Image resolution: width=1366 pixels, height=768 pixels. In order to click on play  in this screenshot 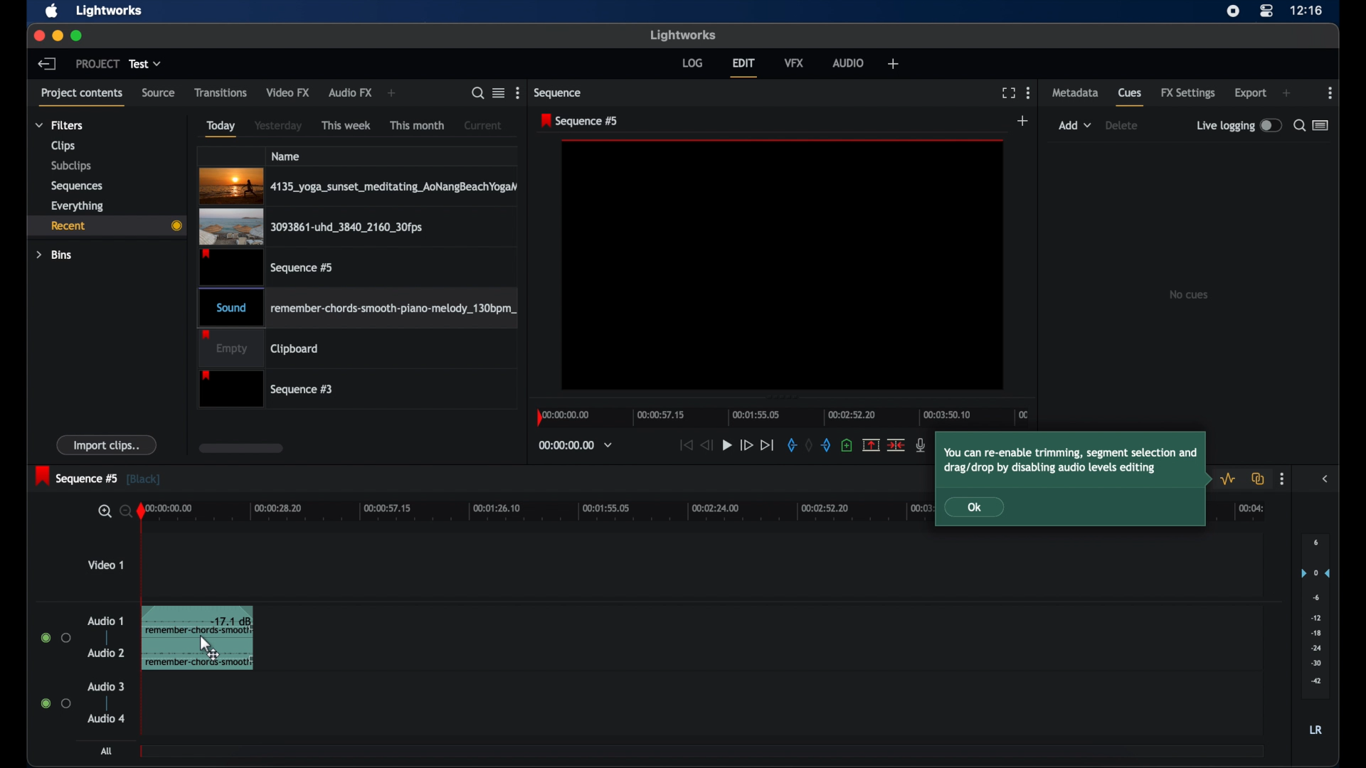, I will do `click(727, 446)`.